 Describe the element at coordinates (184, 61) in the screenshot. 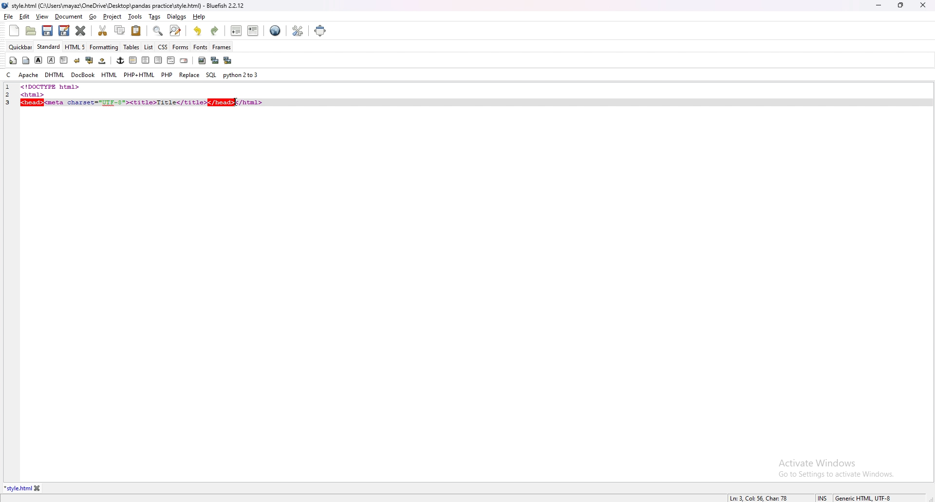

I see `email` at that location.